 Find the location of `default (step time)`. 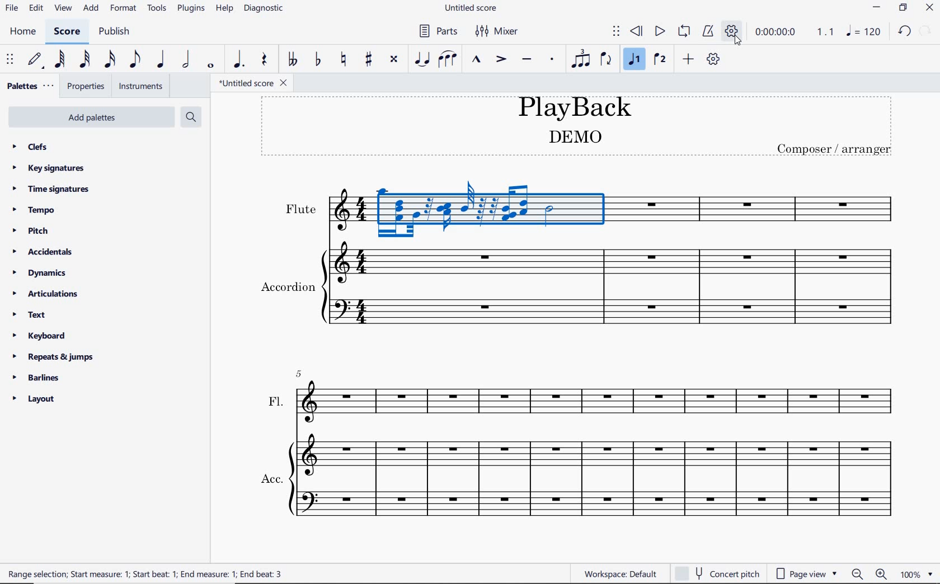

default (step time) is located at coordinates (37, 61).